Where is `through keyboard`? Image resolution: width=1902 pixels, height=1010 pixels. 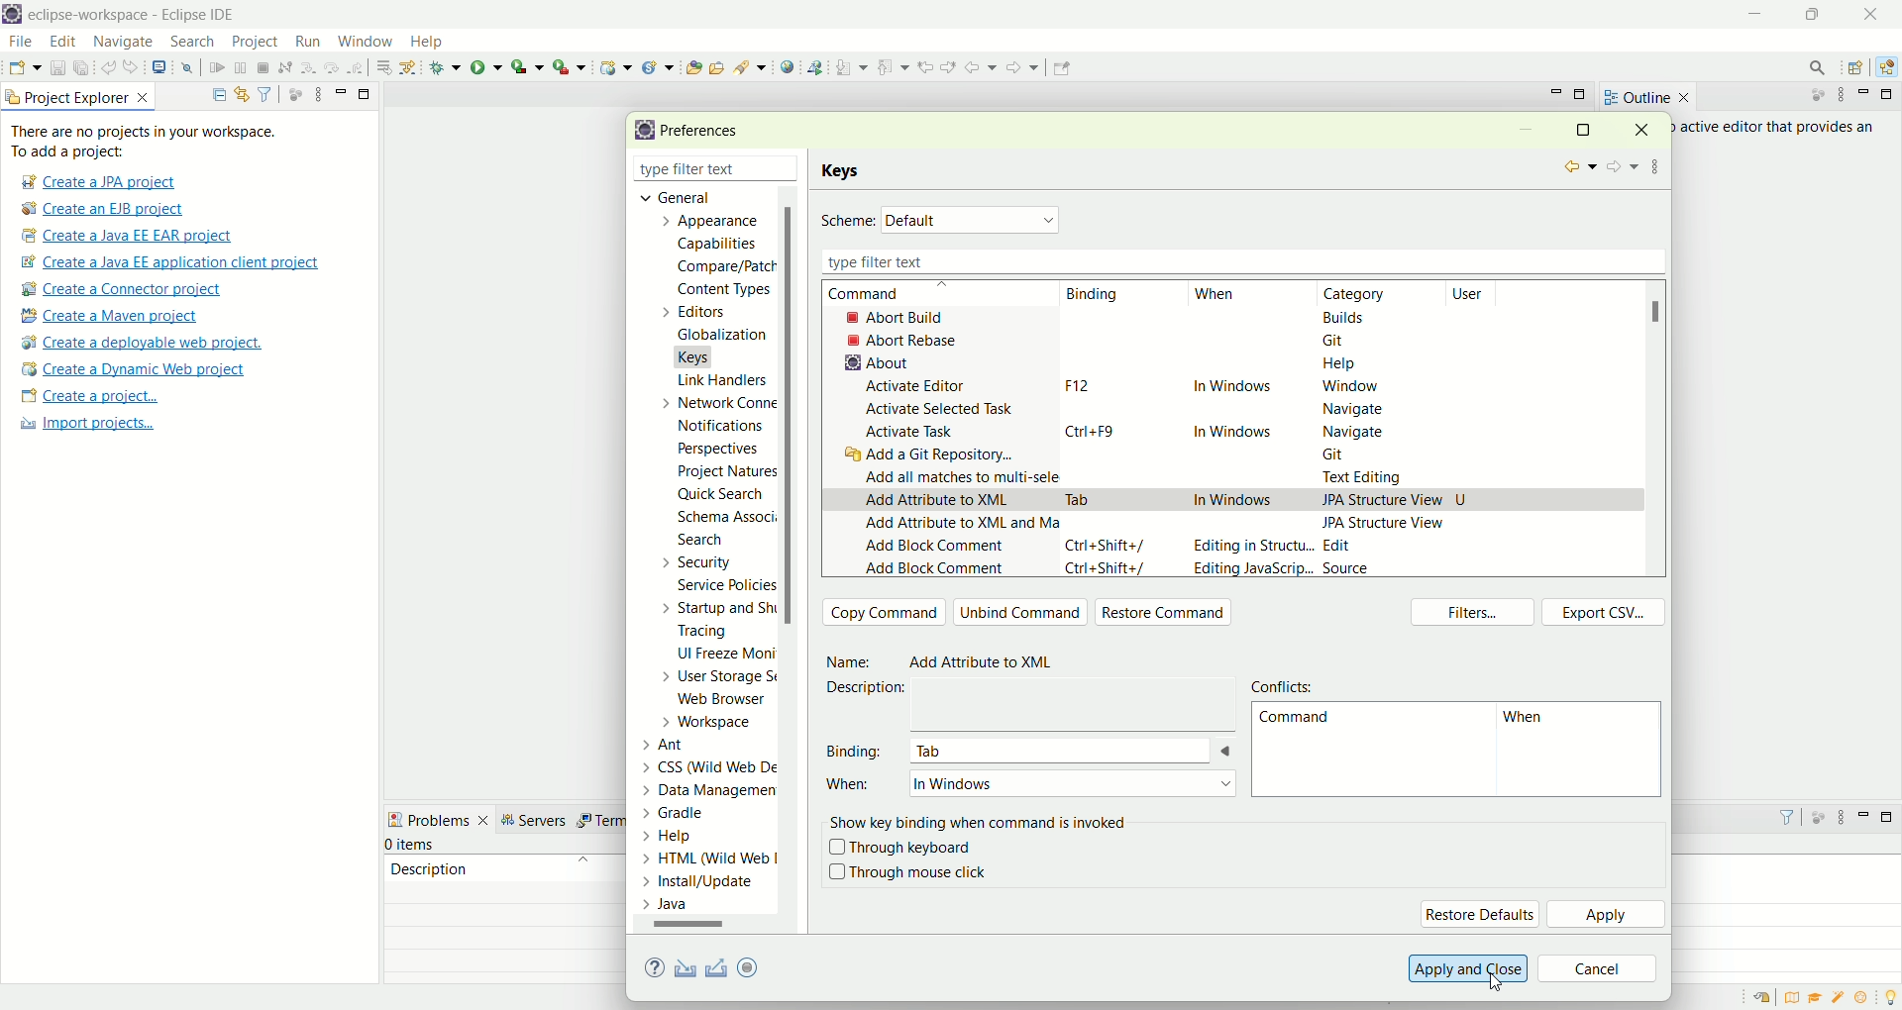
through keyboard is located at coordinates (900, 849).